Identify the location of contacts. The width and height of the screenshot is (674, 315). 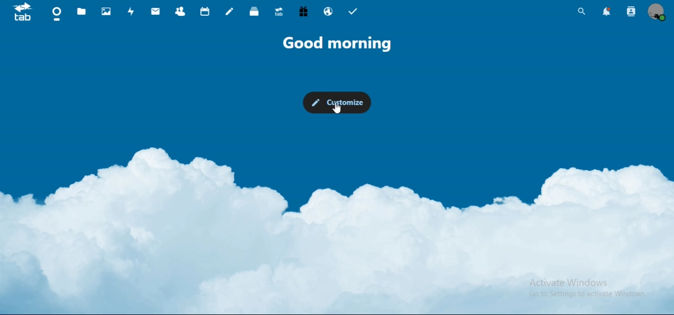
(180, 11).